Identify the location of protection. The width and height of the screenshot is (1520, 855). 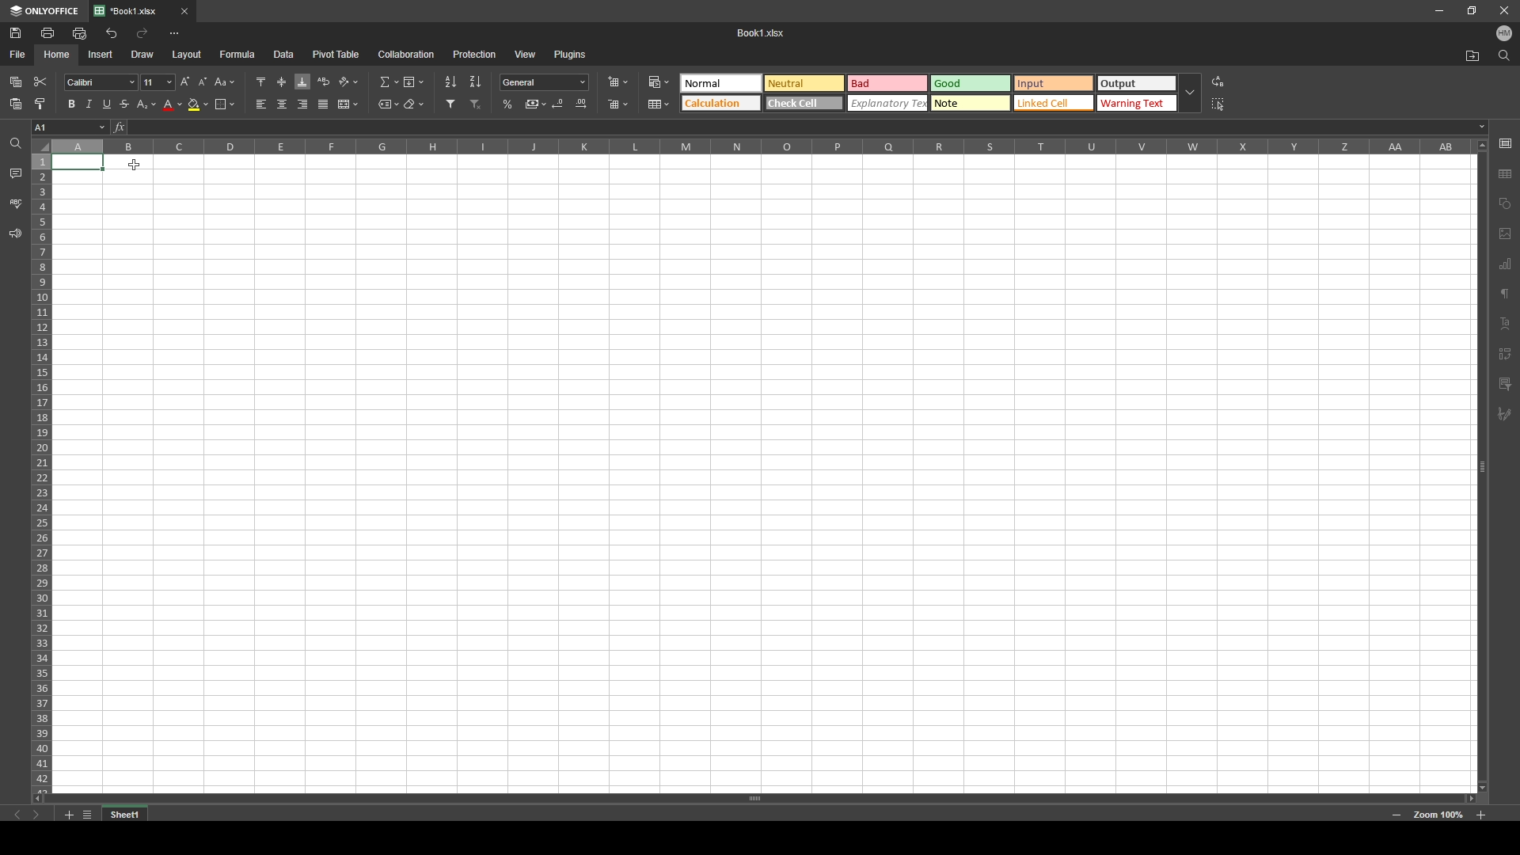
(475, 54).